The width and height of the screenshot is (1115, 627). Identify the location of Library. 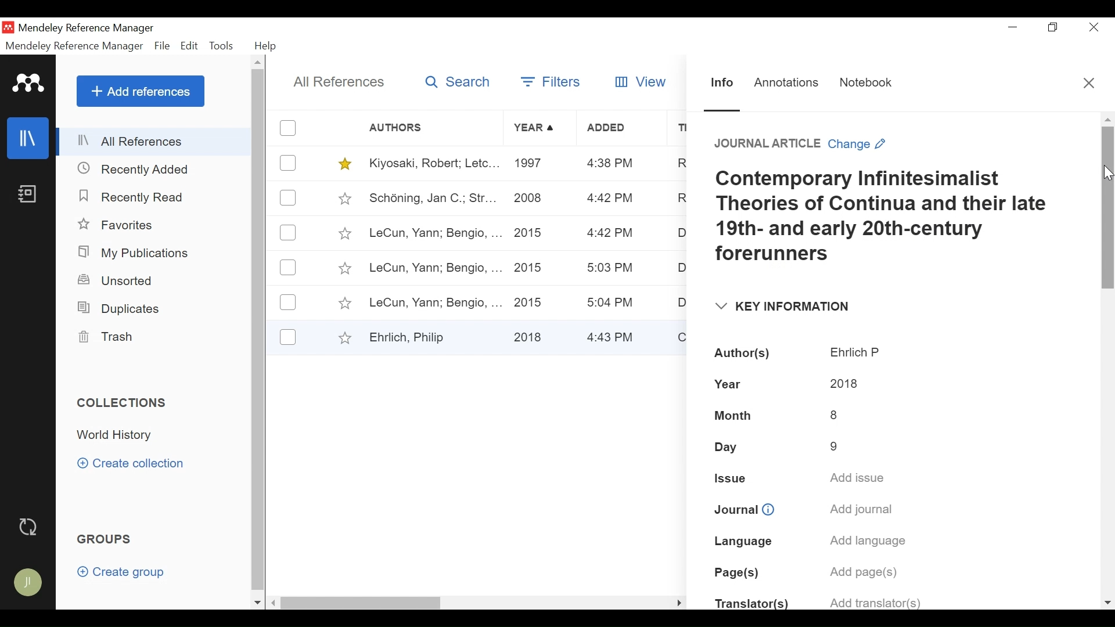
(26, 138).